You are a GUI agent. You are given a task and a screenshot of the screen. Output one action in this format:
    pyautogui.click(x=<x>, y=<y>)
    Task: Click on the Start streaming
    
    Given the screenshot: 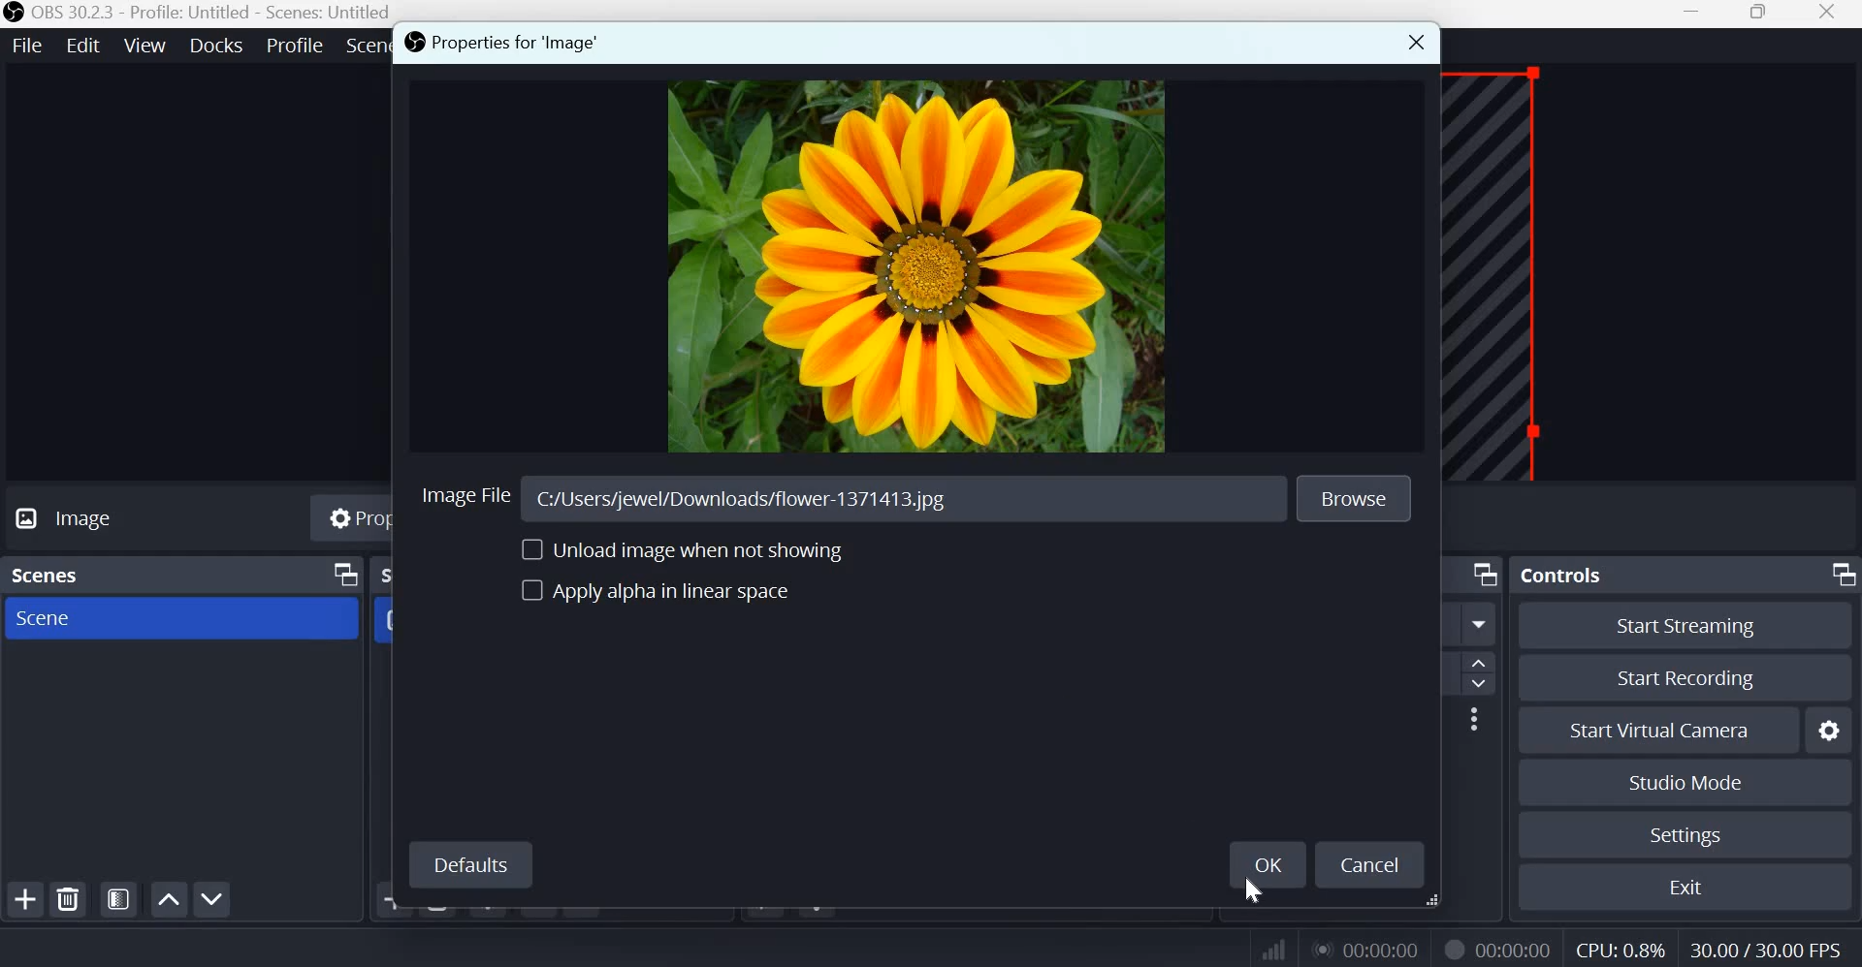 What is the action you would take?
    pyautogui.click(x=1687, y=627)
    